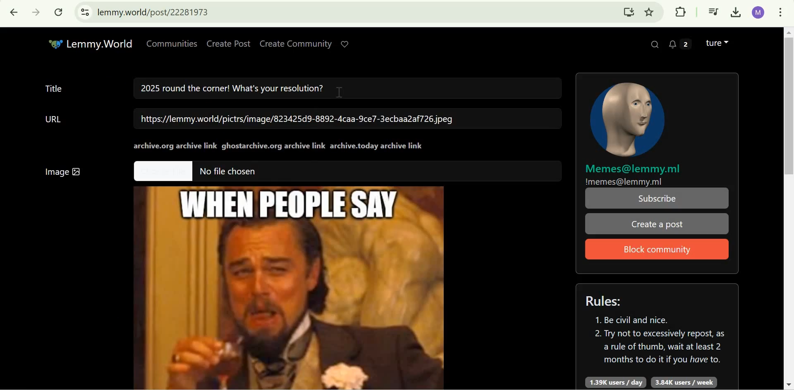 This screenshot has width=794, height=390. What do you see at coordinates (737, 13) in the screenshot?
I see `Downloads` at bounding box center [737, 13].